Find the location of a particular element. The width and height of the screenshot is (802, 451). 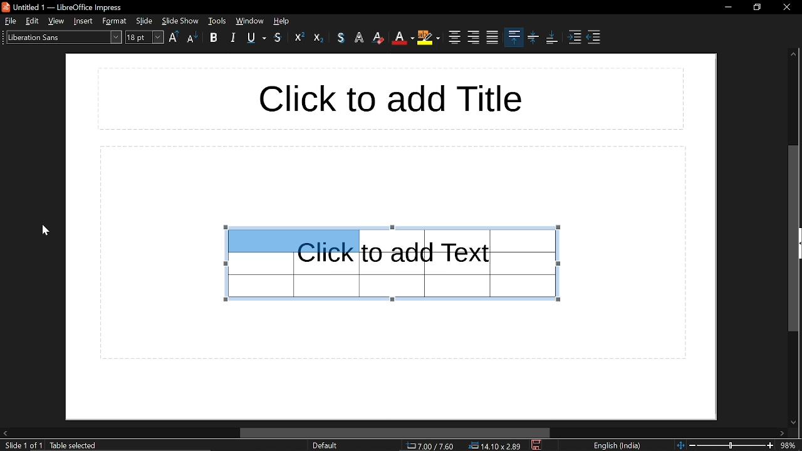

align bottom is located at coordinates (551, 38).